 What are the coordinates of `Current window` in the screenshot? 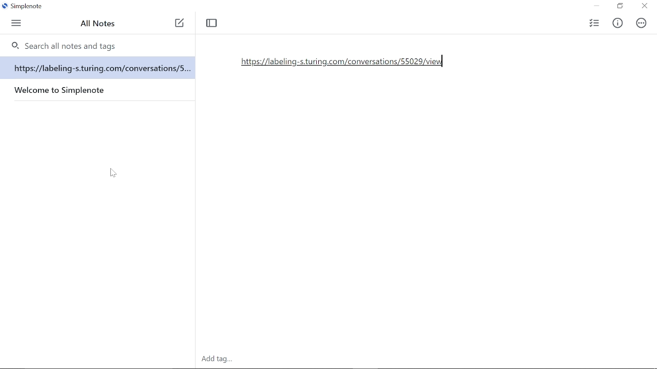 It's located at (21, 5).